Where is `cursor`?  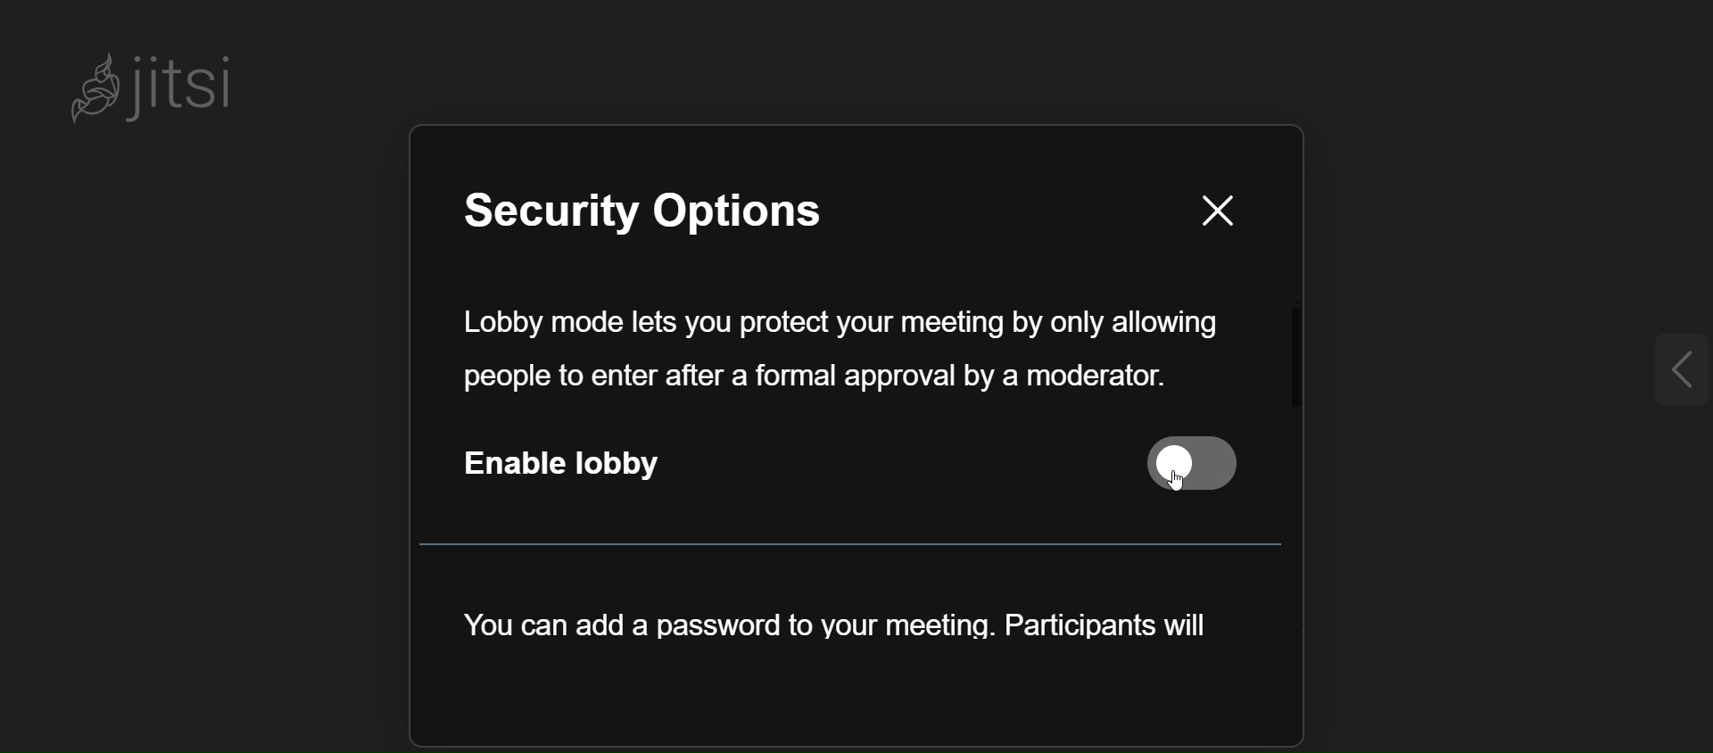 cursor is located at coordinates (1208, 484).